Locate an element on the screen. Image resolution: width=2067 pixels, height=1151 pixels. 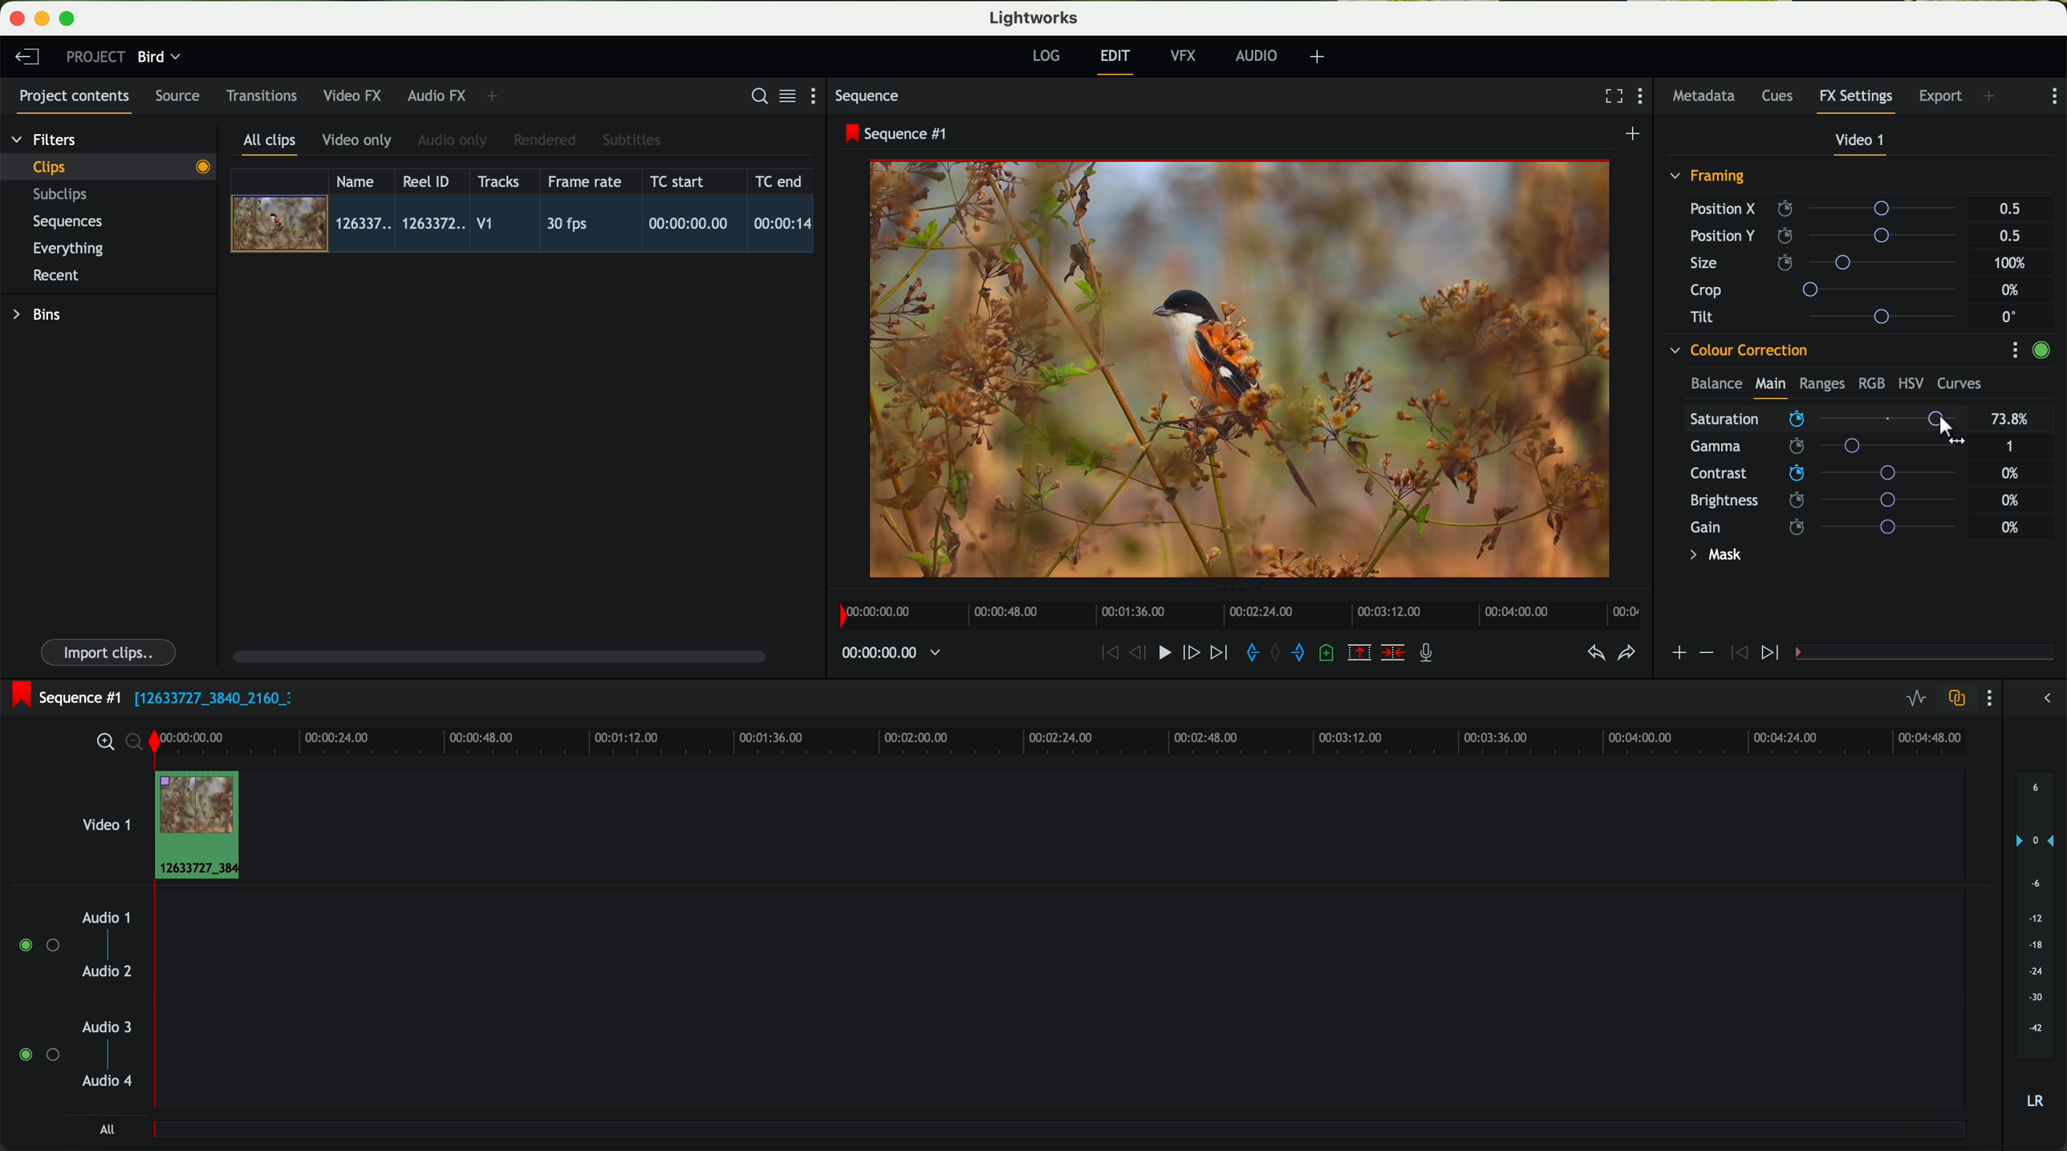
nudge one frame foward is located at coordinates (1193, 654).